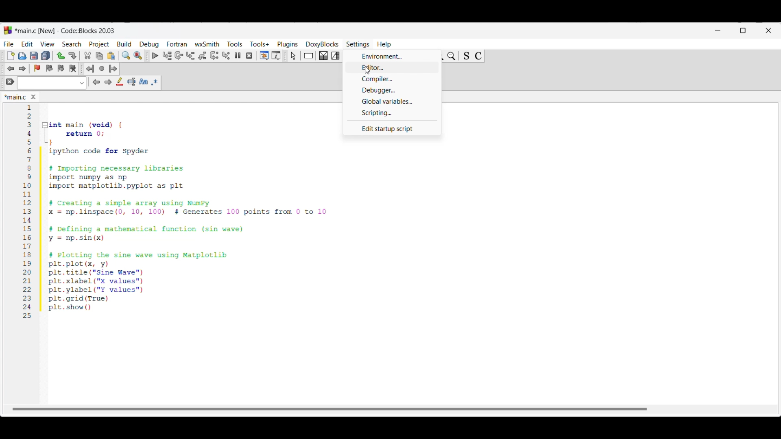 The width and height of the screenshot is (781, 439). I want to click on Previous, so click(96, 82).